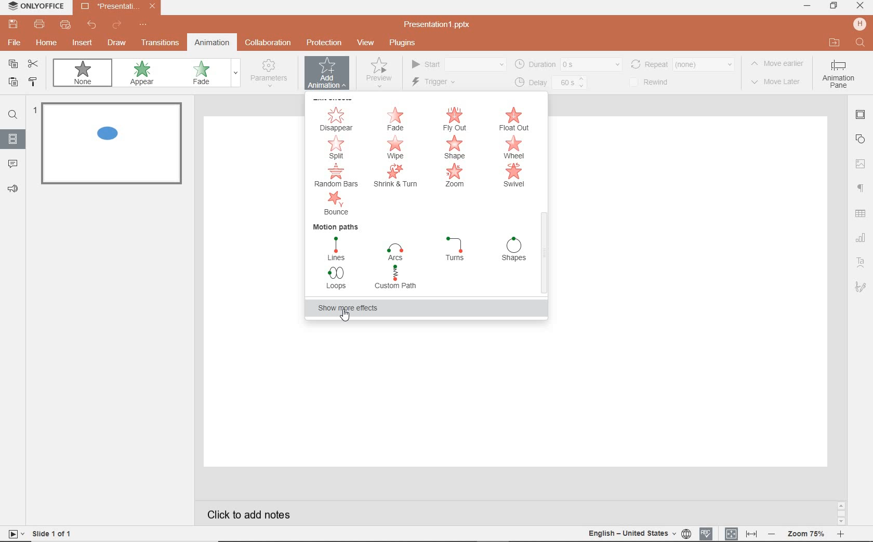  I want to click on CUSTOM PATH, so click(398, 279).